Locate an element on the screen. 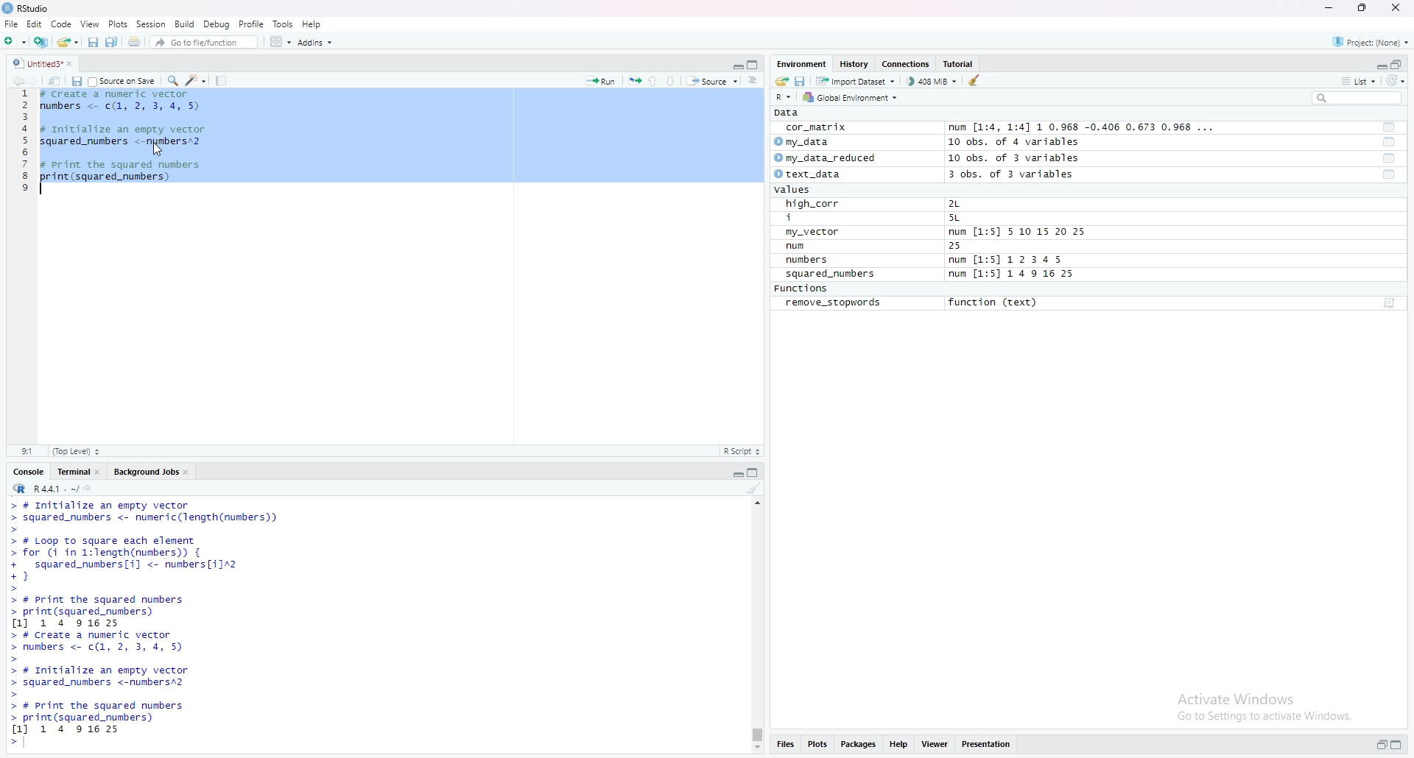  Create a Project is located at coordinates (41, 40).